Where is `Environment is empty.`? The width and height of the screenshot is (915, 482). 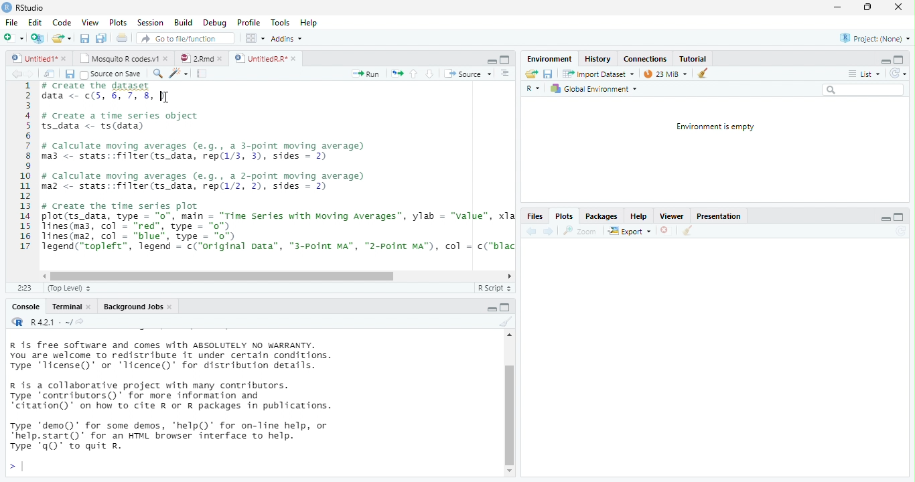 Environment is empty. is located at coordinates (715, 127).